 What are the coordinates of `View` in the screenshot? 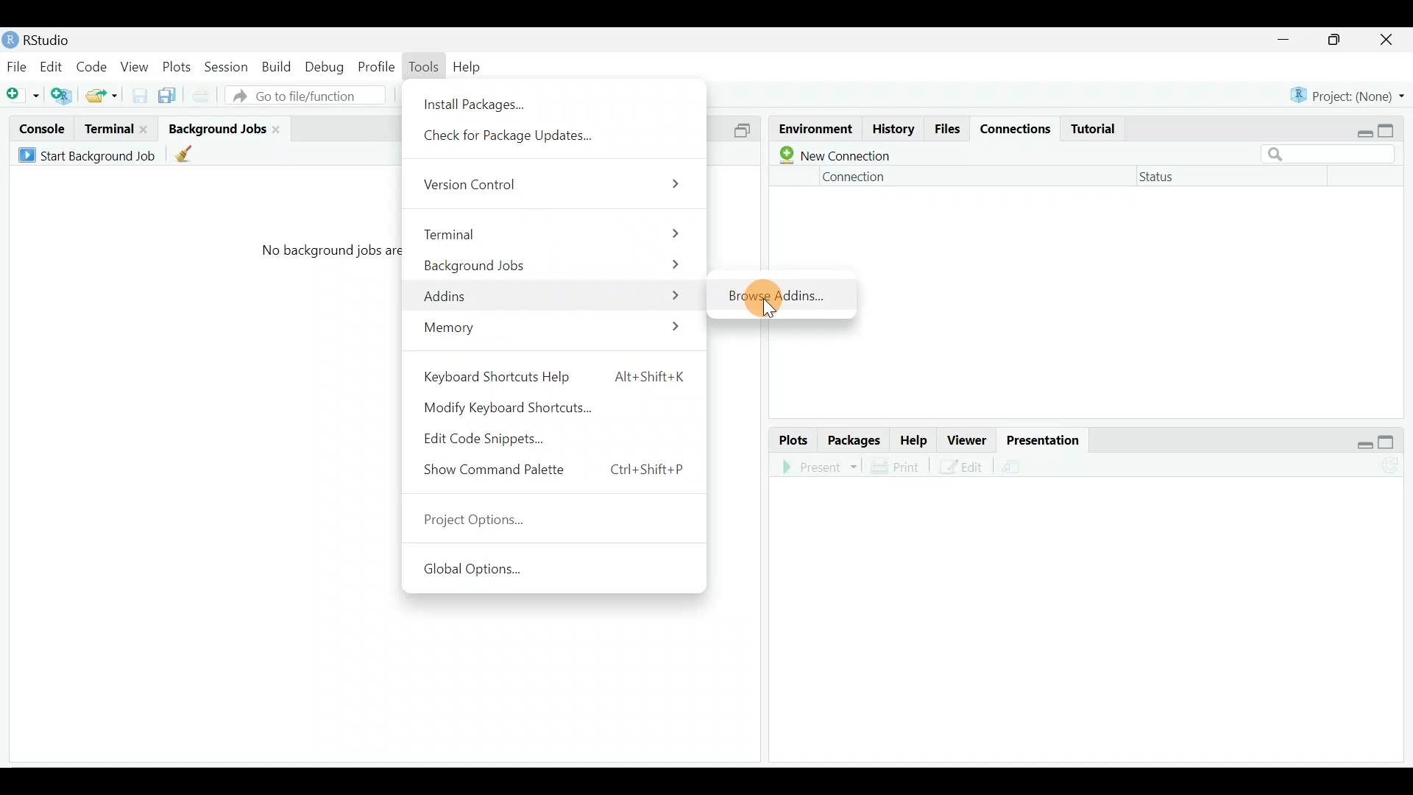 It's located at (135, 68).